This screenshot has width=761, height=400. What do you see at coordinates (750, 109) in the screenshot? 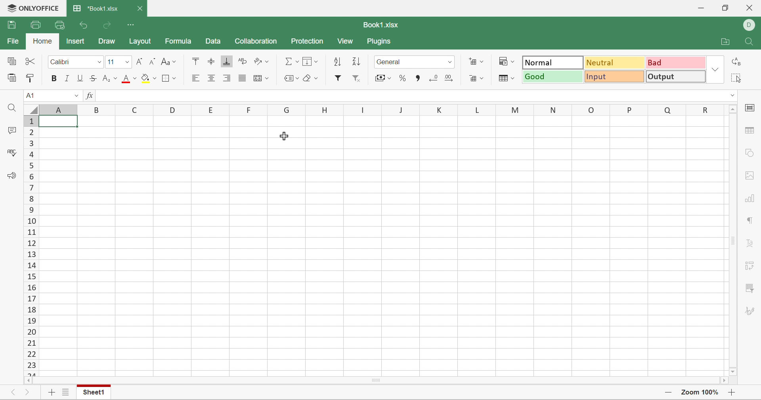
I see `Cell settings` at bounding box center [750, 109].